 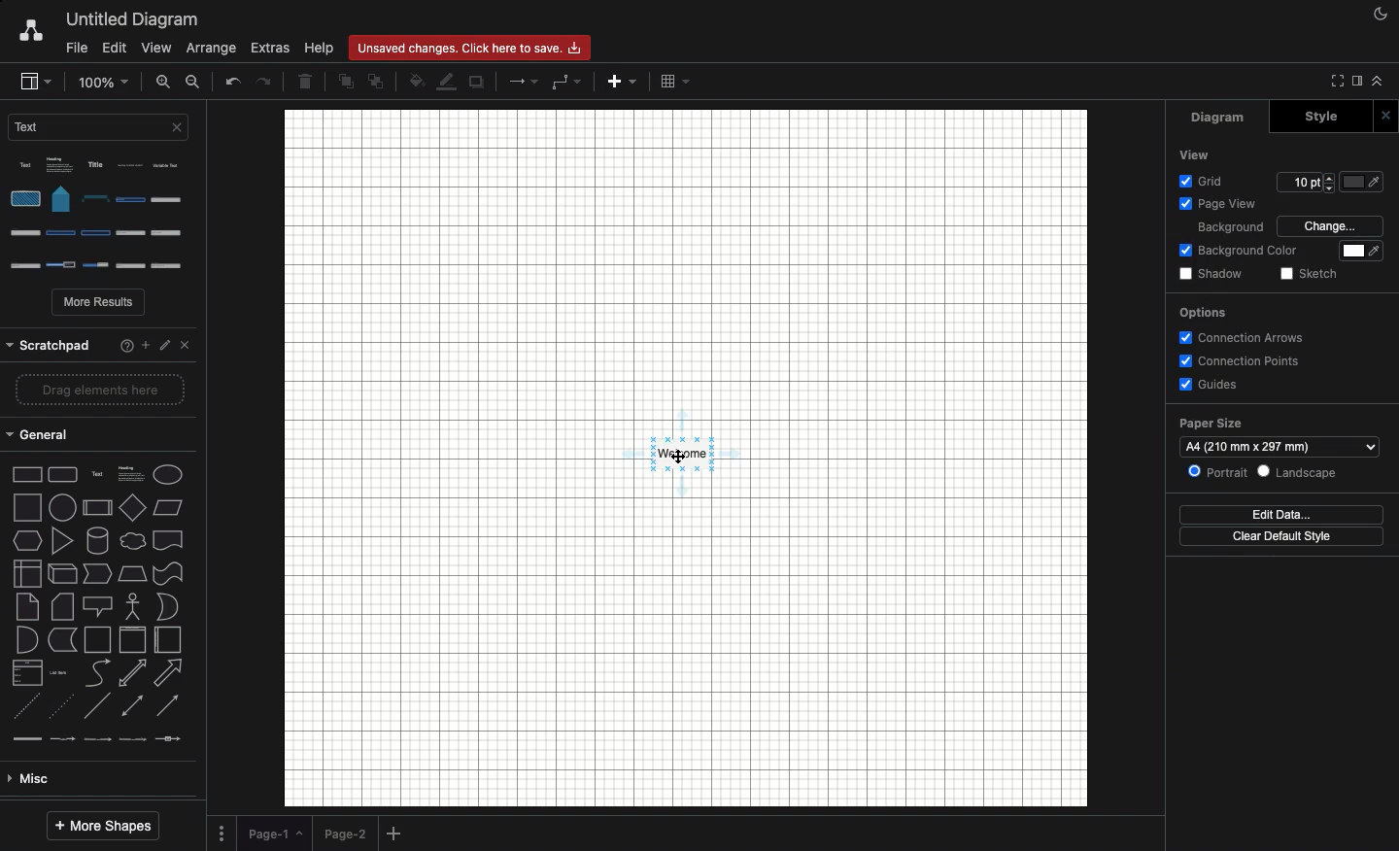 I want to click on Edit data, so click(x=1283, y=514).